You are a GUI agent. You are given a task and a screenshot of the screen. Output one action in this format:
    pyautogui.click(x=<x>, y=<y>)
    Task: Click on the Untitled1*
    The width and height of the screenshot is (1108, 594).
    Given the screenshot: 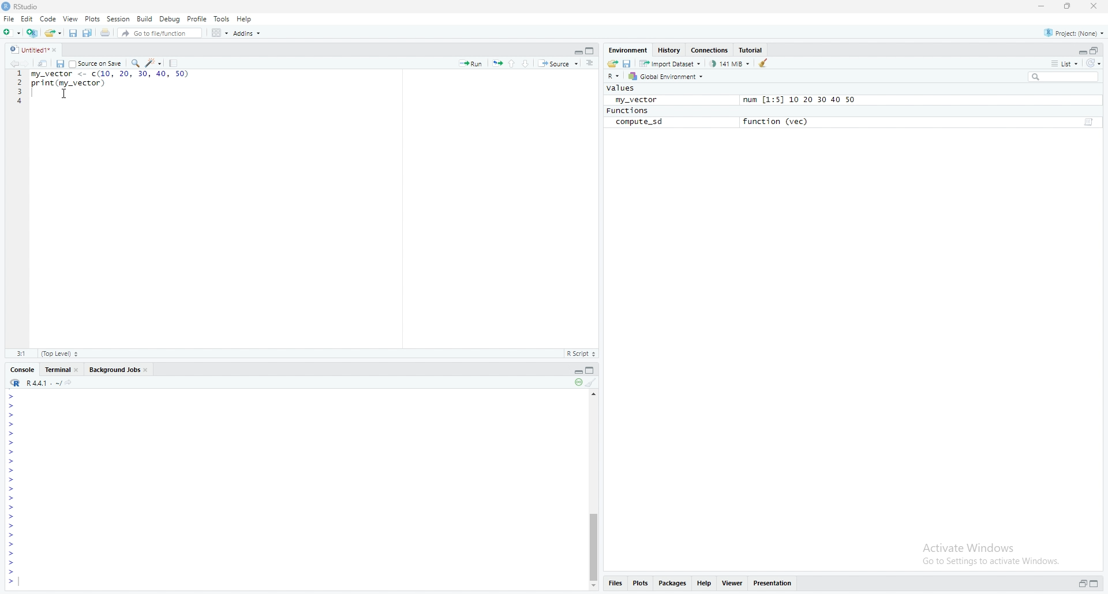 What is the action you would take?
    pyautogui.click(x=36, y=50)
    